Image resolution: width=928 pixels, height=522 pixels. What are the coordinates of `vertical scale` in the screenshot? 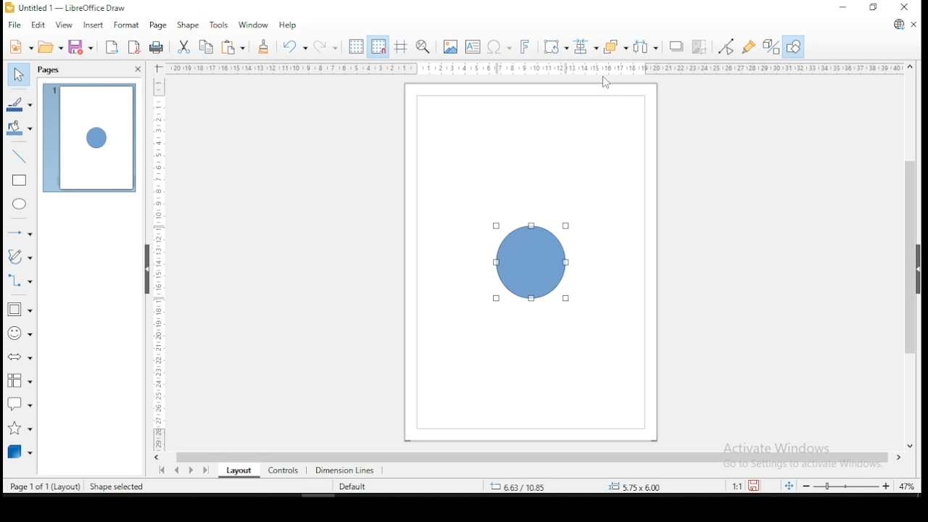 It's located at (156, 257).